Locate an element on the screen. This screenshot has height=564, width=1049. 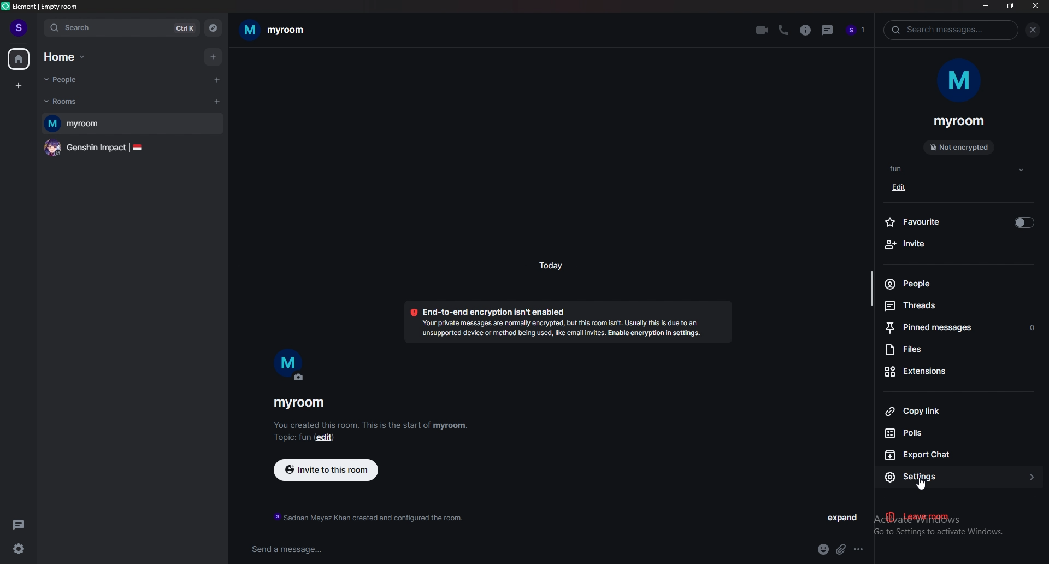
You created this room. This is the start of myroom is located at coordinates (372, 426).